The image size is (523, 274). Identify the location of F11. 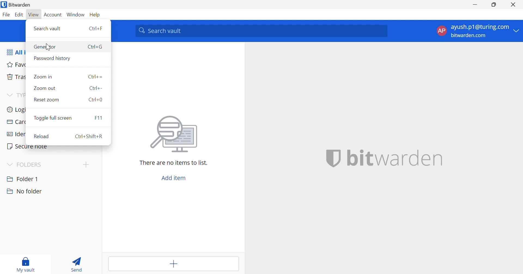
(100, 118).